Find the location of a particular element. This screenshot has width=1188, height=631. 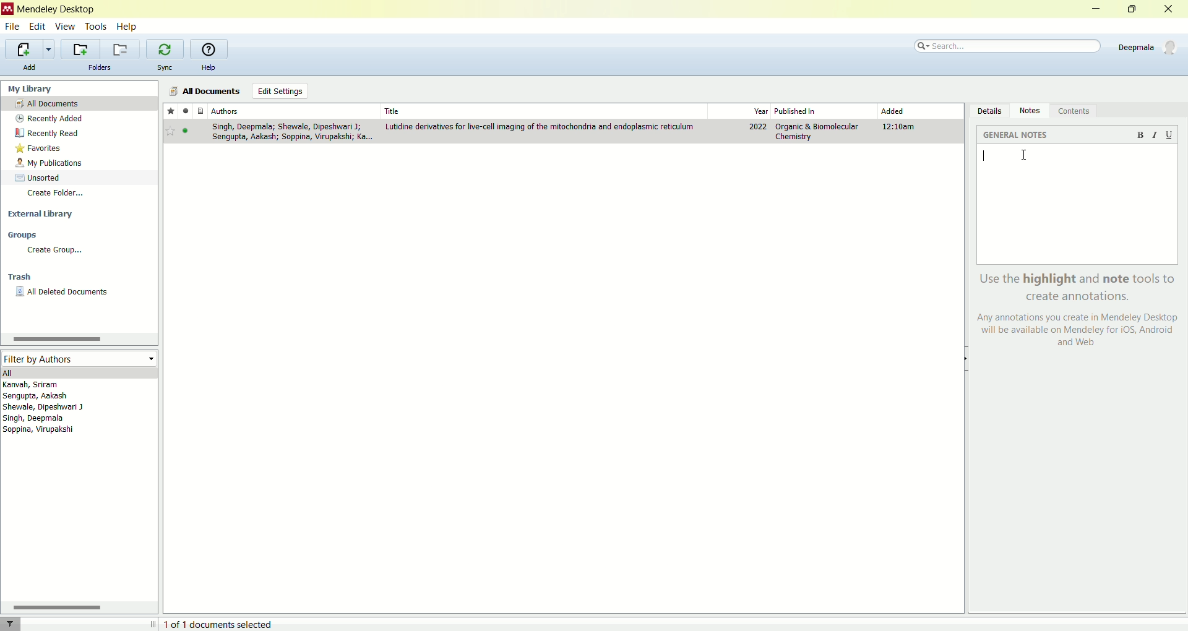

all documnets is located at coordinates (205, 90).